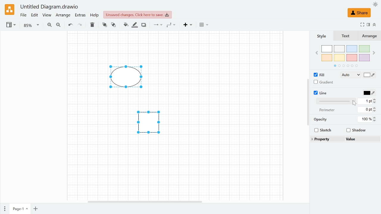 This screenshot has width=381, height=214. Describe the element at coordinates (370, 75) in the screenshot. I see `Fill color` at that location.